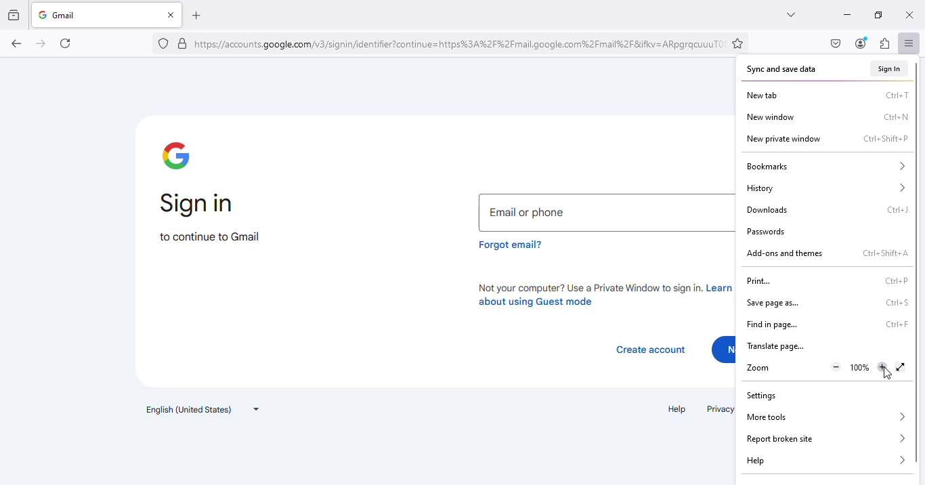 The width and height of the screenshot is (925, 485). What do you see at coordinates (773, 325) in the screenshot?
I see `find in page..` at bounding box center [773, 325].